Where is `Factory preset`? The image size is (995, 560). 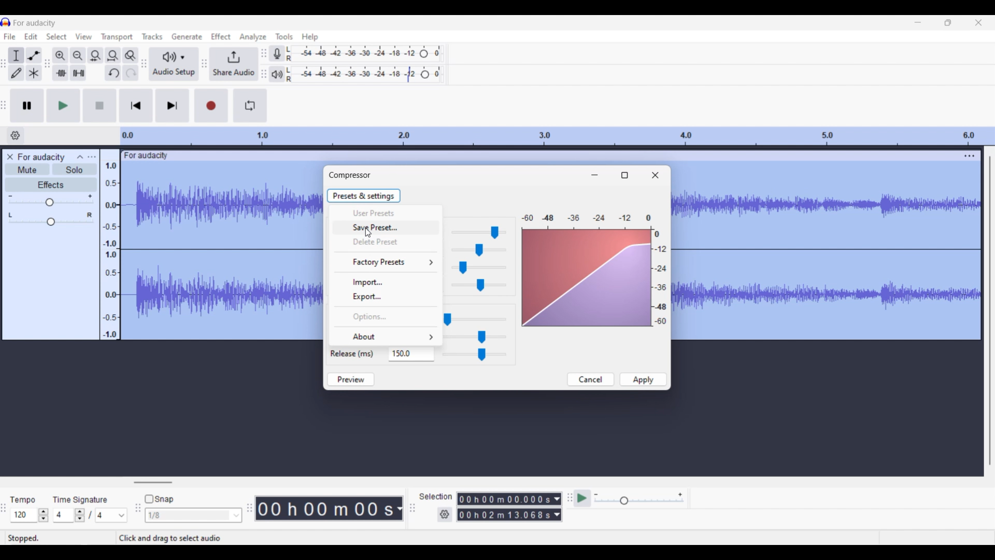
Factory preset is located at coordinates (388, 262).